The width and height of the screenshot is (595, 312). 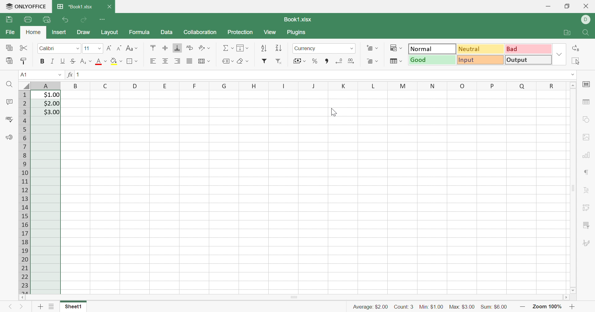 What do you see at coordinates (80, 75) in the screenshot?
I see `1` at bounding box center [80, 75].